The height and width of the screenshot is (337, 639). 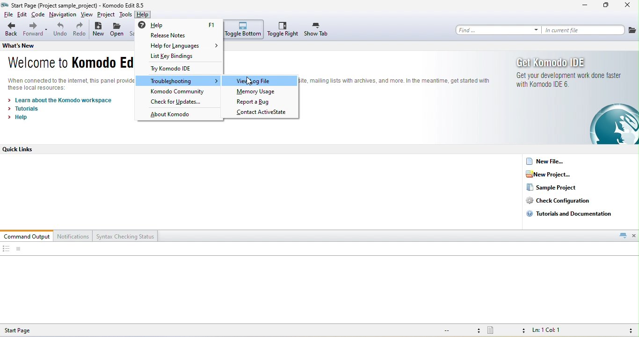 What do you see at coordinates (66, 64) in the screenshot?
I see `welcome to komodo edit` at bounding box center [66, 64].